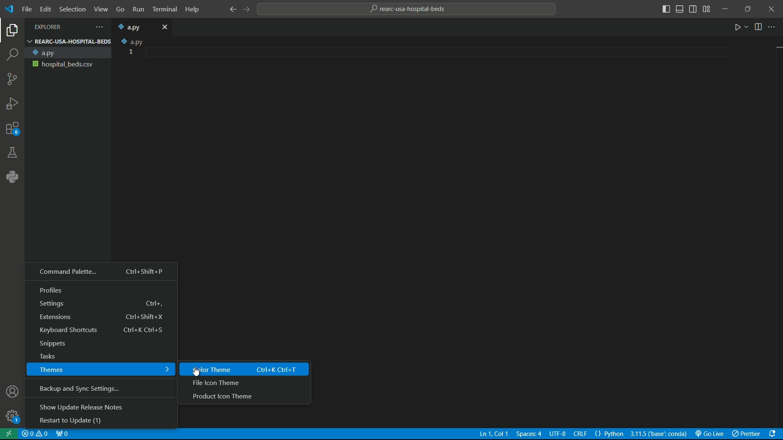 Image resolution: width=783 pixels, height=440 pixels. I want to click on help menu, so click(193, 9).